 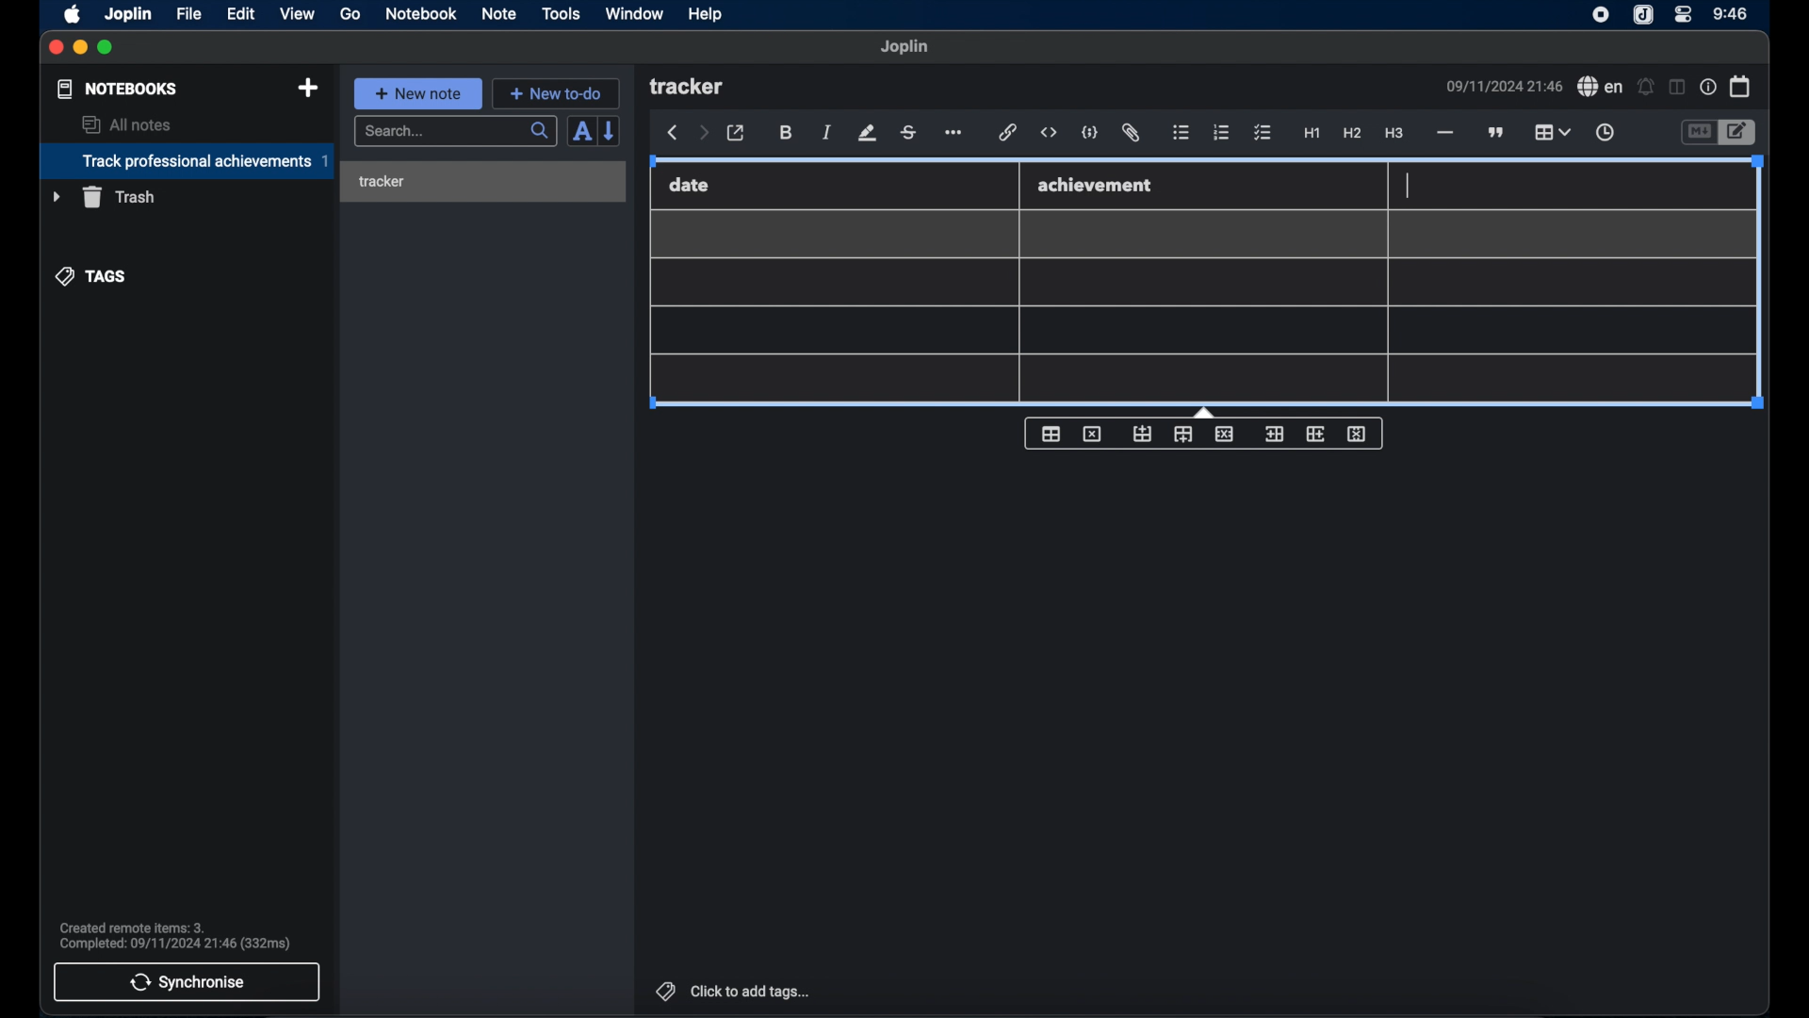 What do you see at coordinates (905, 47) in the screenshot?
I see `joplin` at bounding box center [905, 47].